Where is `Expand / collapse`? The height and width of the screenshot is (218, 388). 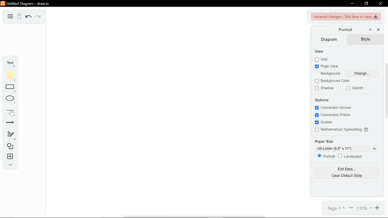
Expand / collapse is located at coordinates (10, 164).